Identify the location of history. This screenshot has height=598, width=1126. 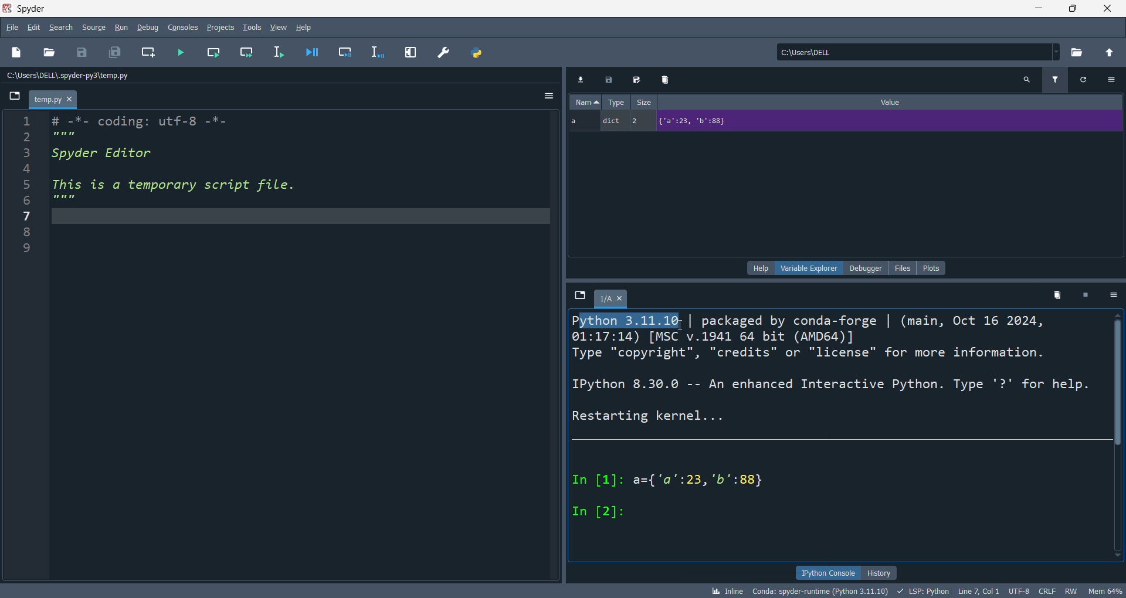
(880, 572).